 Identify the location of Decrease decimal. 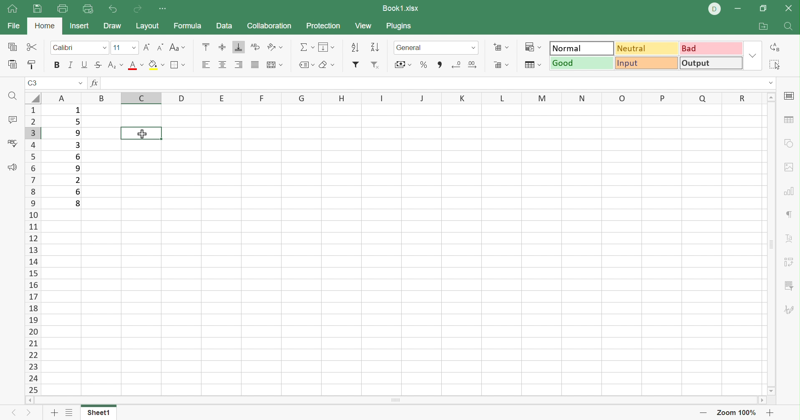
(457, 62).